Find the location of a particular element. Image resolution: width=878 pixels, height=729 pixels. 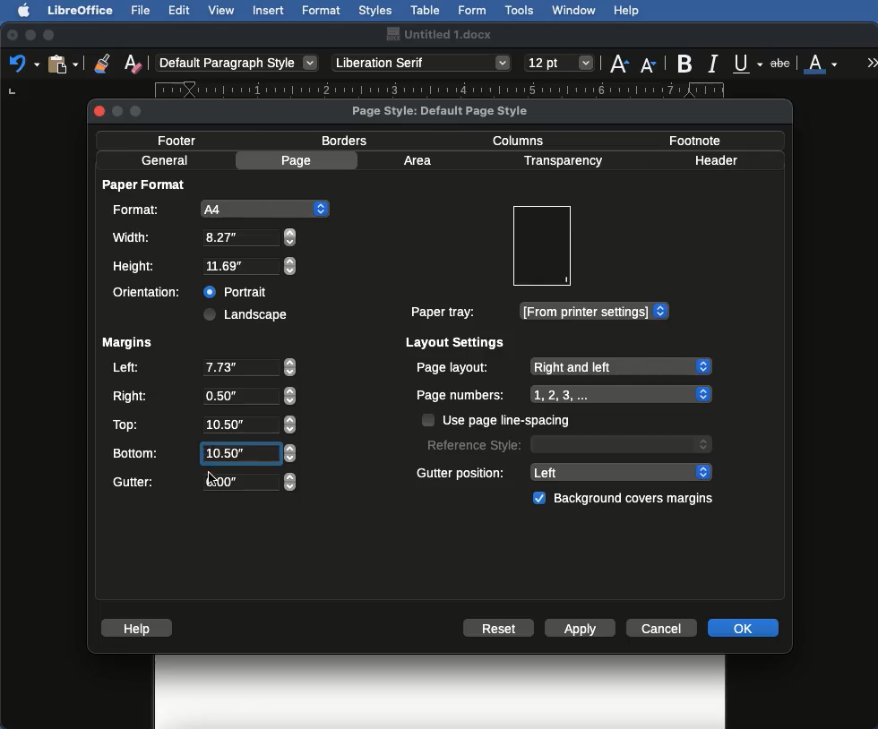

Left is located at coordinates (202, 369).